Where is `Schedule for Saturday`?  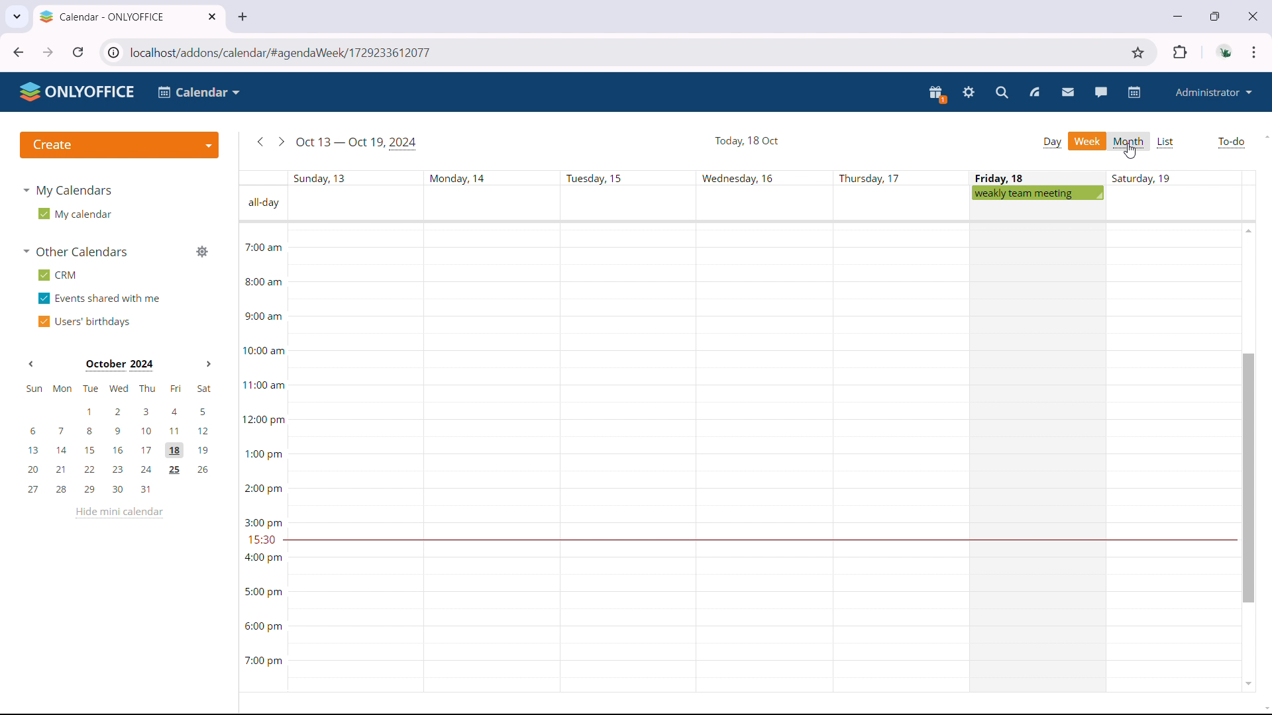
Schedule for Saturday is located at coordinates (1171, 459).